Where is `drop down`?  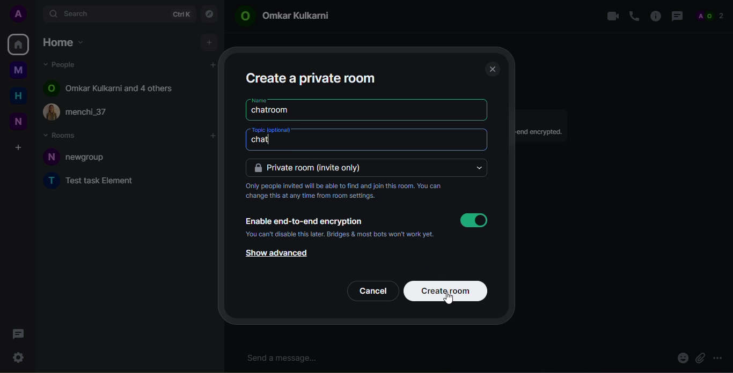
drop down is located at coordinates (478, 168).